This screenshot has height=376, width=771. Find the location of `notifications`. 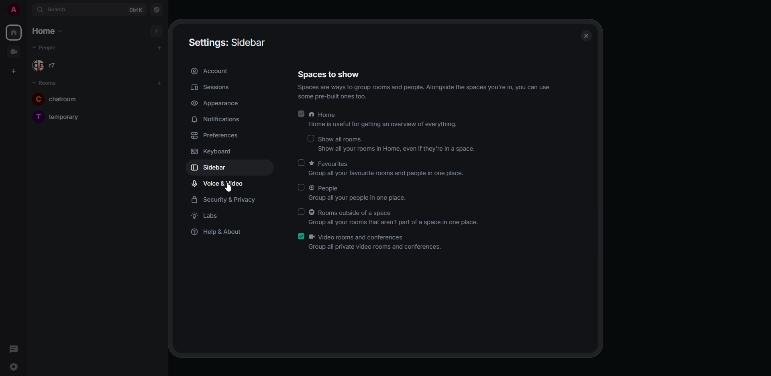

notifications is located at coordinates (218, 119).